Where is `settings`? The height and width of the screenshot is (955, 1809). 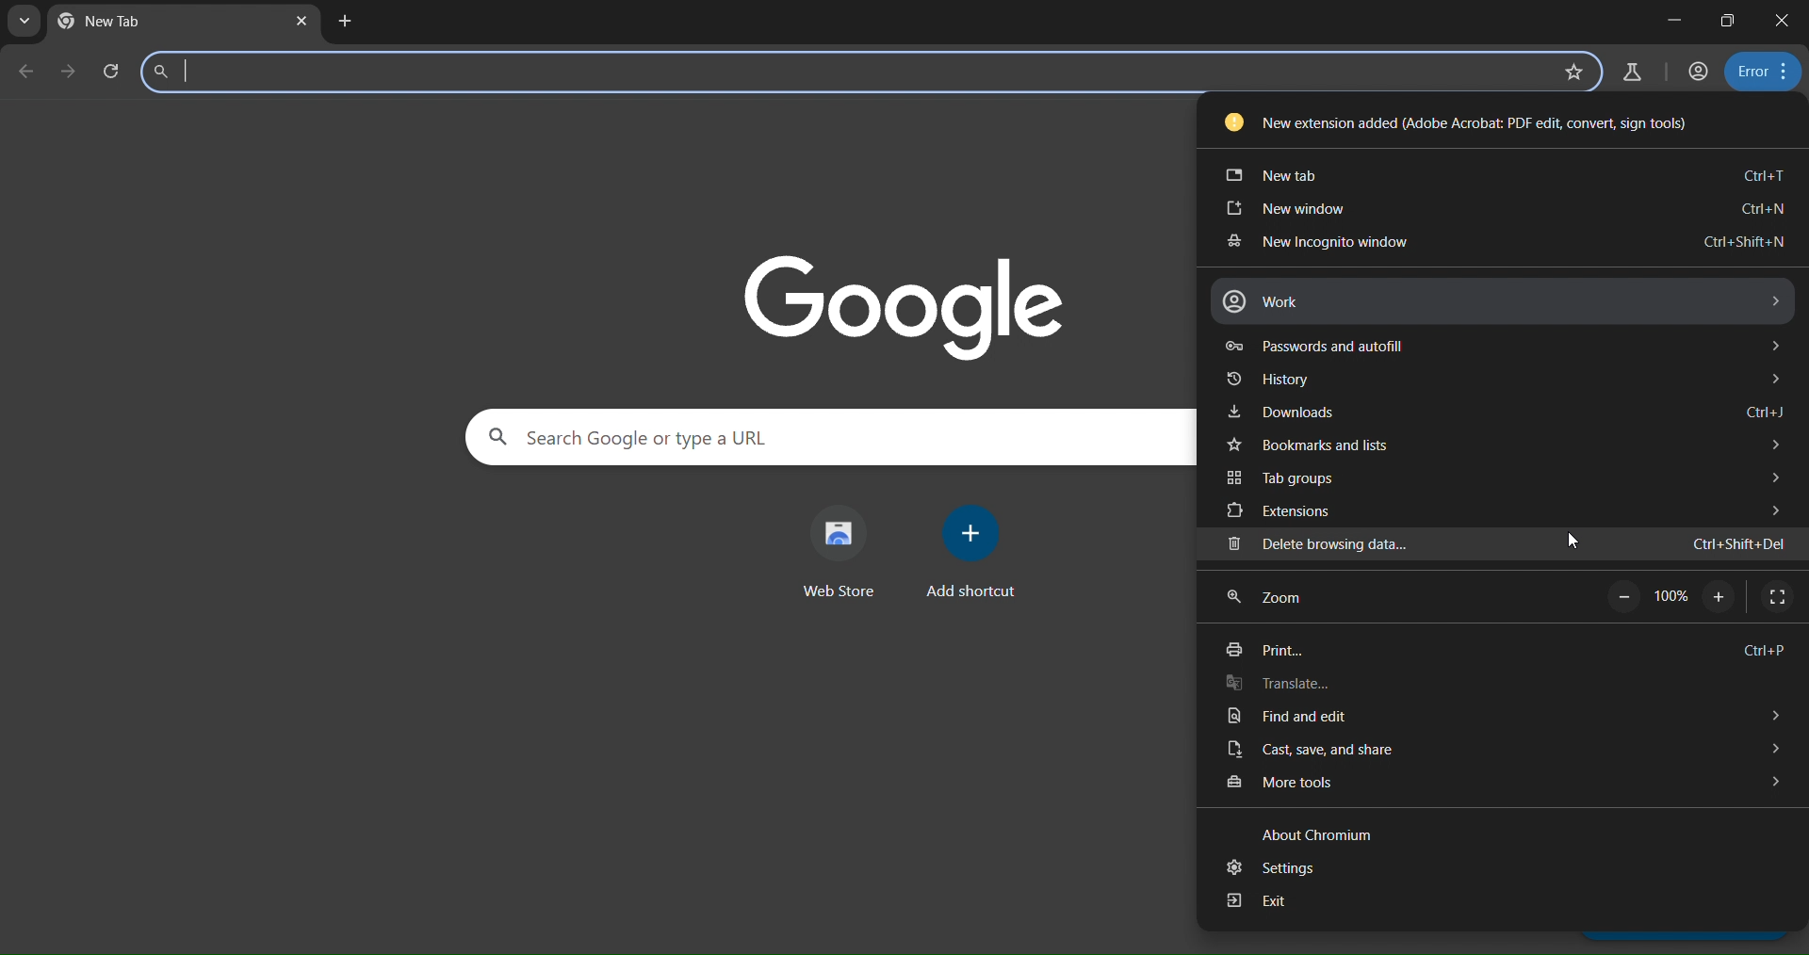 settings is located at coordinates (1488, 868).